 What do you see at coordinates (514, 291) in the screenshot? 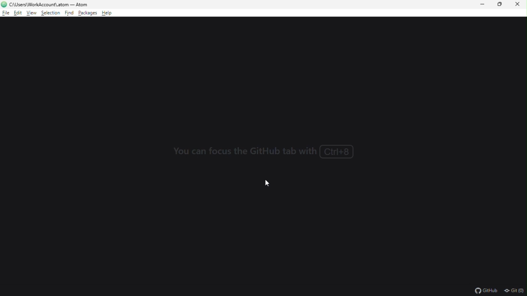
I see `Git (0)` at bounding box center [514, 291].